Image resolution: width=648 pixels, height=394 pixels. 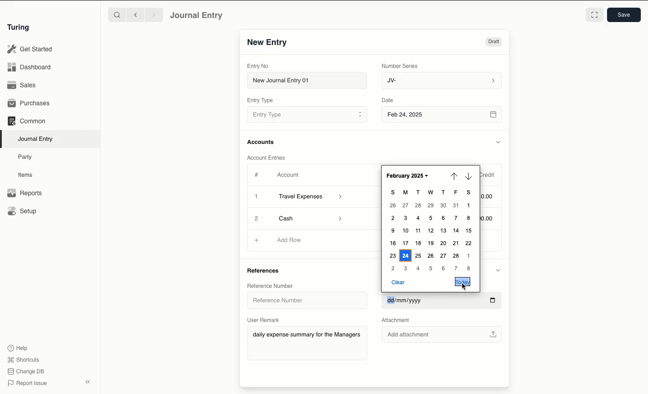 What do you see at coordinates (271, 286) in the screenshot?
I see `Reference Number` at bounding box center [271, 286].